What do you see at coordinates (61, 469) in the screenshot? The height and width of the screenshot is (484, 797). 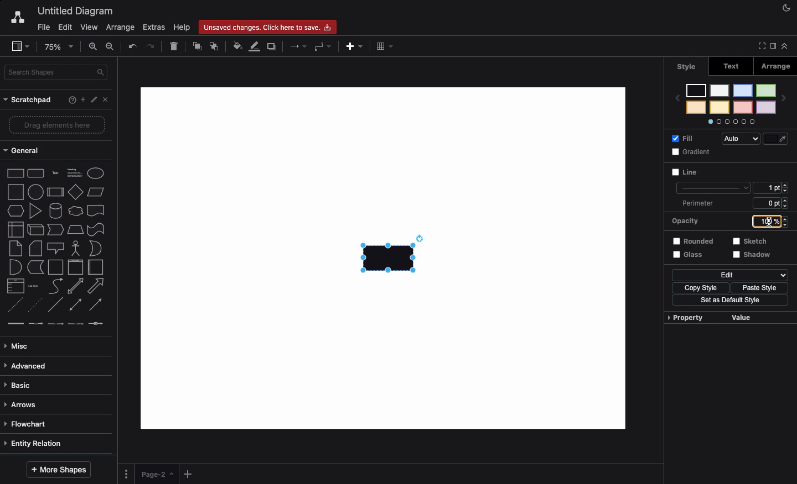 I see `More shapes` at bounding box center [61, 469].